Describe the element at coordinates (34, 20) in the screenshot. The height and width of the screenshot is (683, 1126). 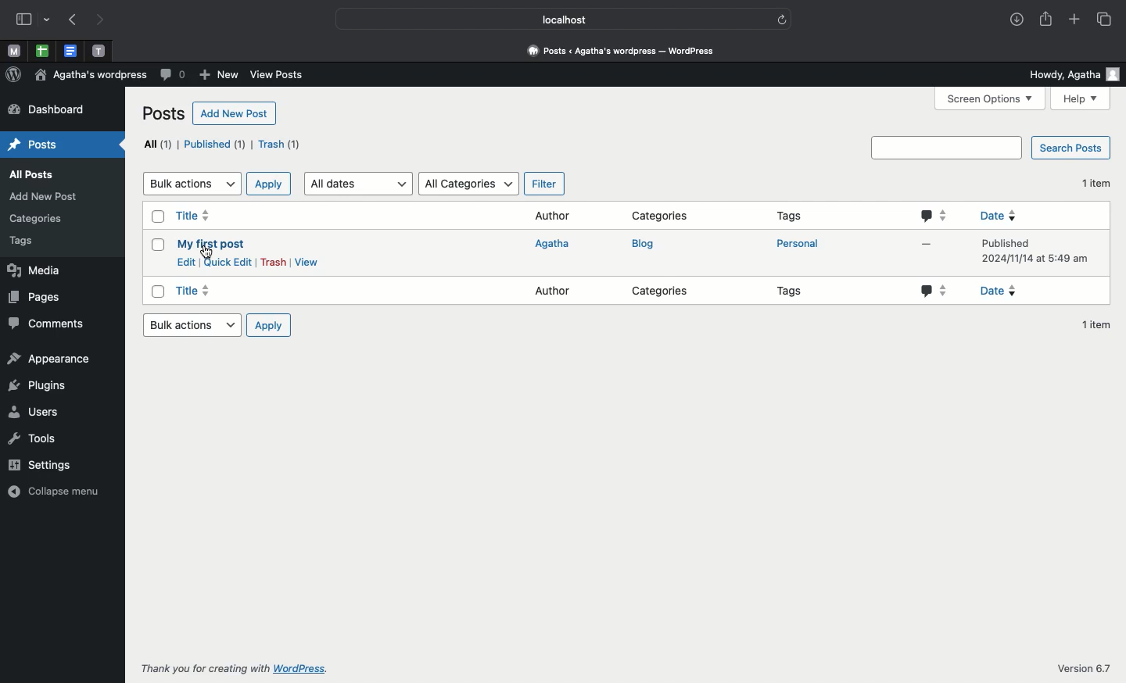
I see `Sidebar` at that location.